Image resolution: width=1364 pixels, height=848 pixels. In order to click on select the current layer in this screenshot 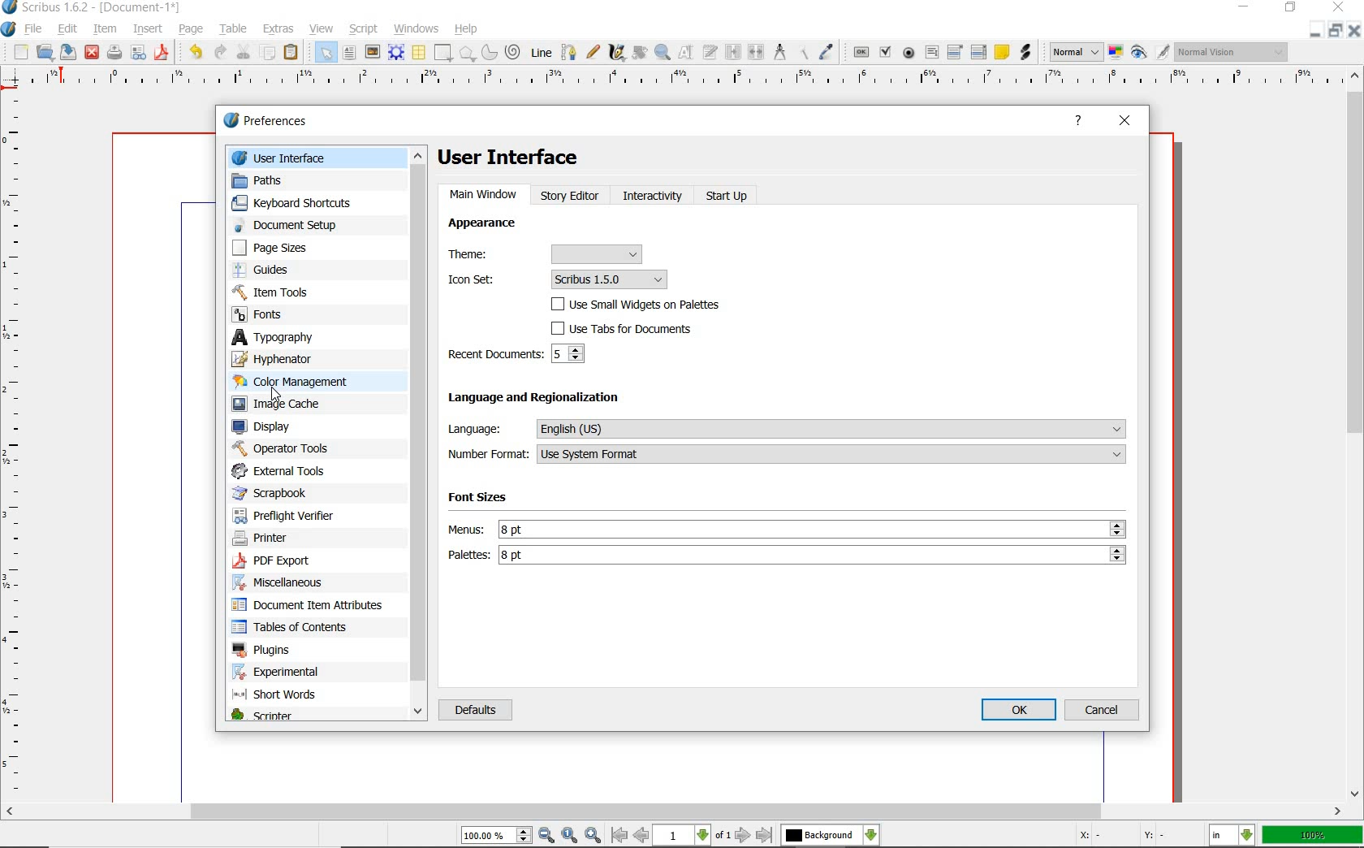, I will do `click(830, 835)`.